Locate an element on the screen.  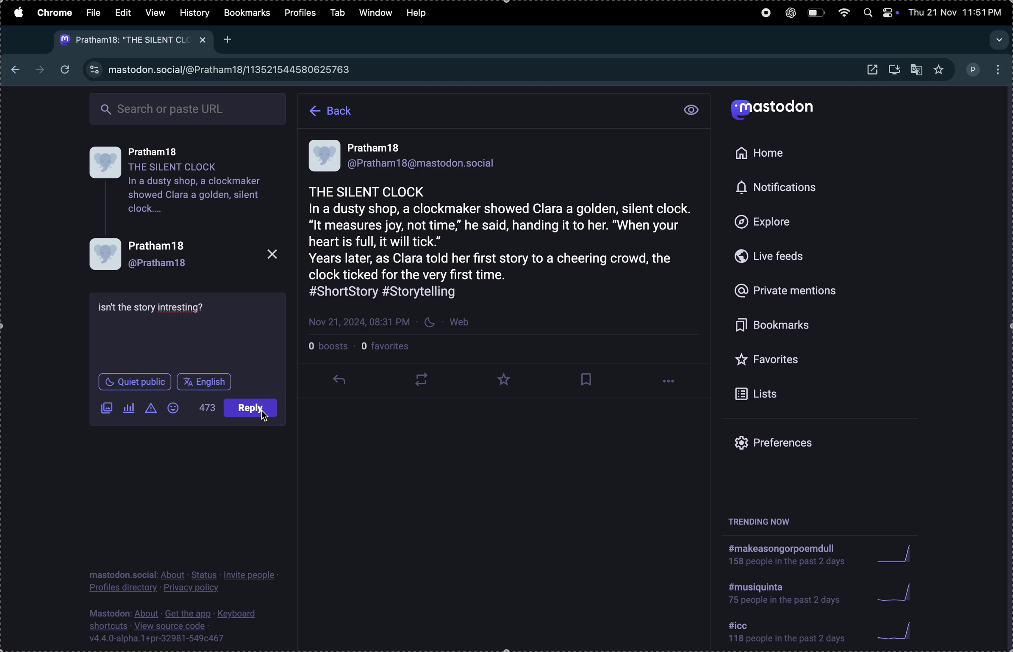
record is located at coordinates (763, 14).